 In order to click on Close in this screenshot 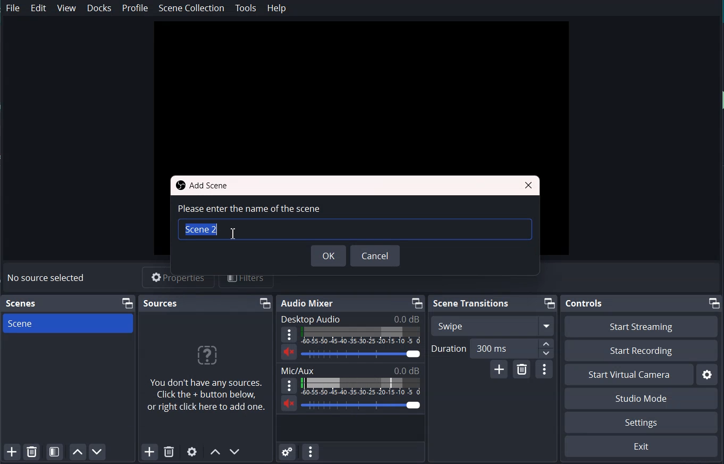, I will do `click(530, 186)`.